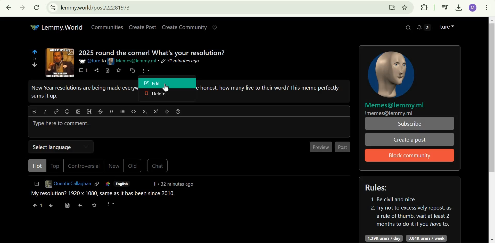 The width and height of the screenshot is (495, 243). What do you see at coordinates (35, 65) in the screenshot?
I see `downvote` at bounding box center [35, 65].